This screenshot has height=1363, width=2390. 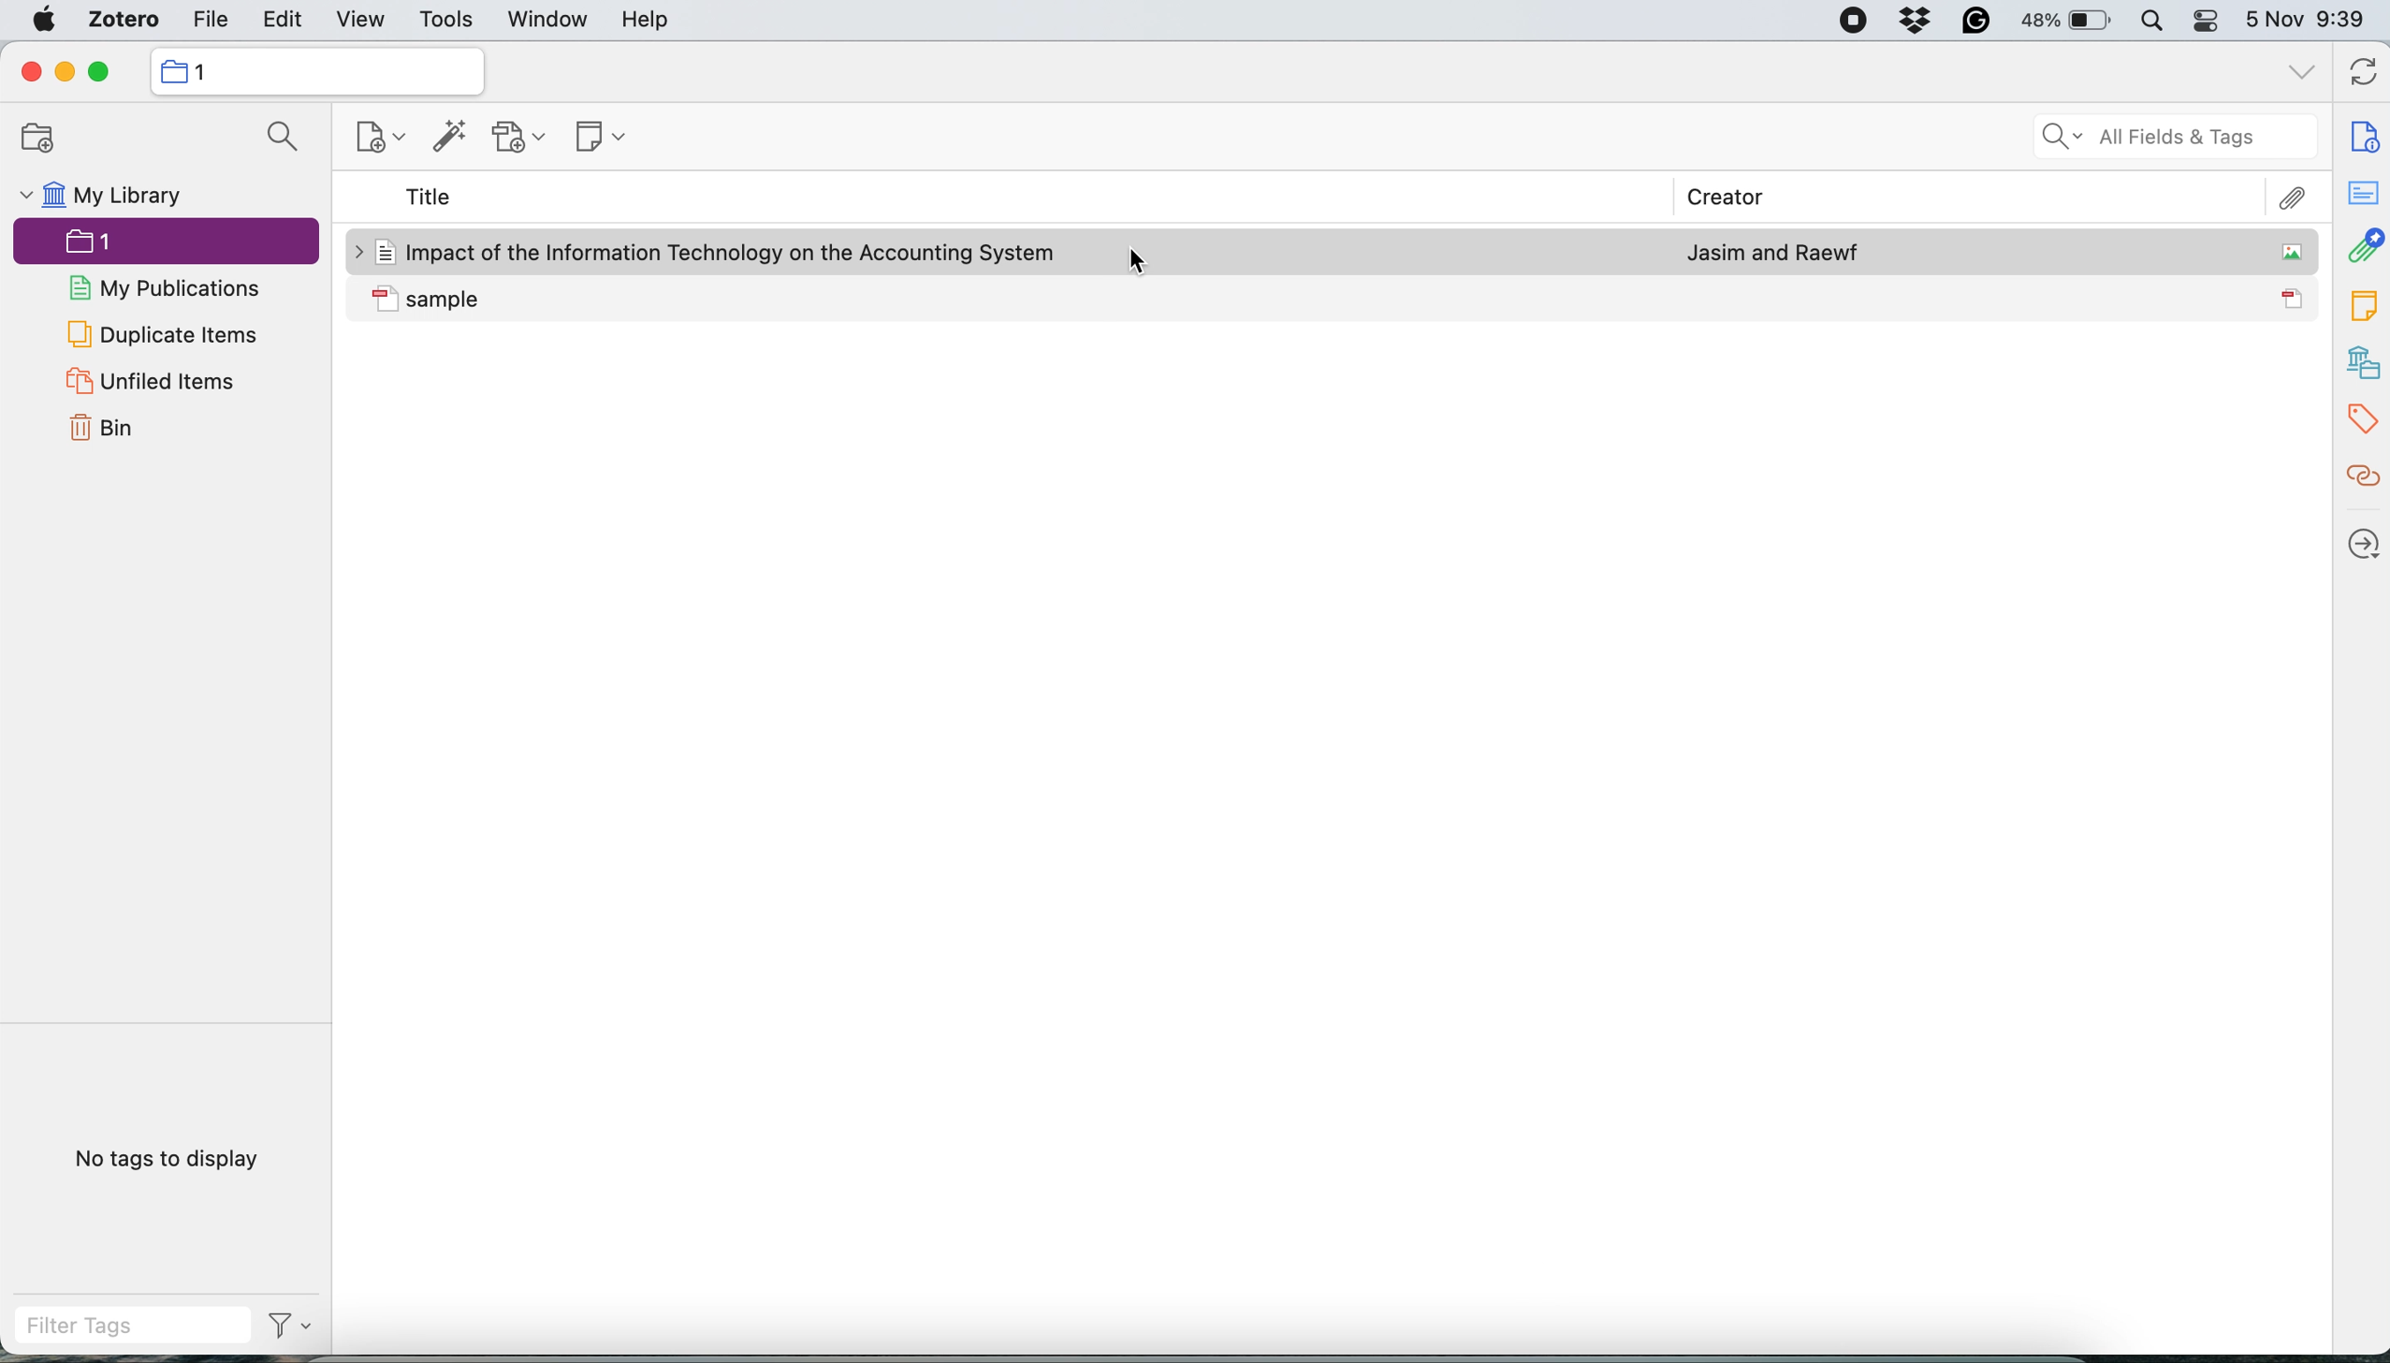 I want to click on refresh, so click(x=2367, y=70).